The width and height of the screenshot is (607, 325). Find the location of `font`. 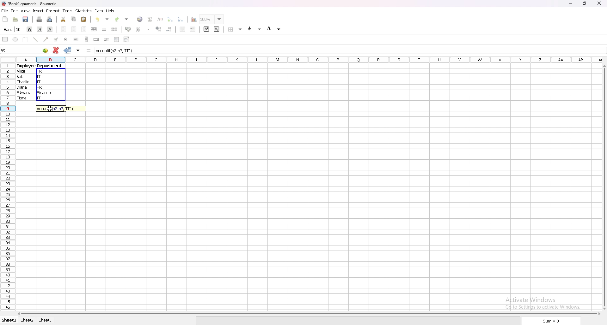

font is located at coordinates (12, 29).